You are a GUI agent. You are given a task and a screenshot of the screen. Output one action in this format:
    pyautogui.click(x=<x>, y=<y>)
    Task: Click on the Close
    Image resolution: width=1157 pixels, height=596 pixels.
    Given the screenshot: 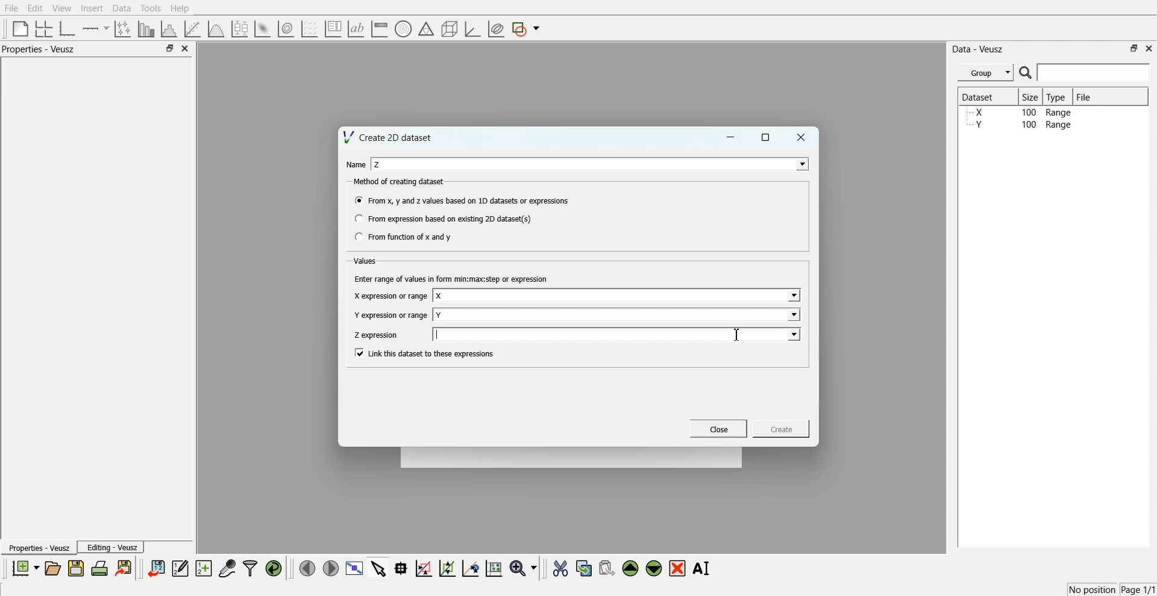 What is the action you would take?
    pyautogui.click(x=1150, y=48)
    